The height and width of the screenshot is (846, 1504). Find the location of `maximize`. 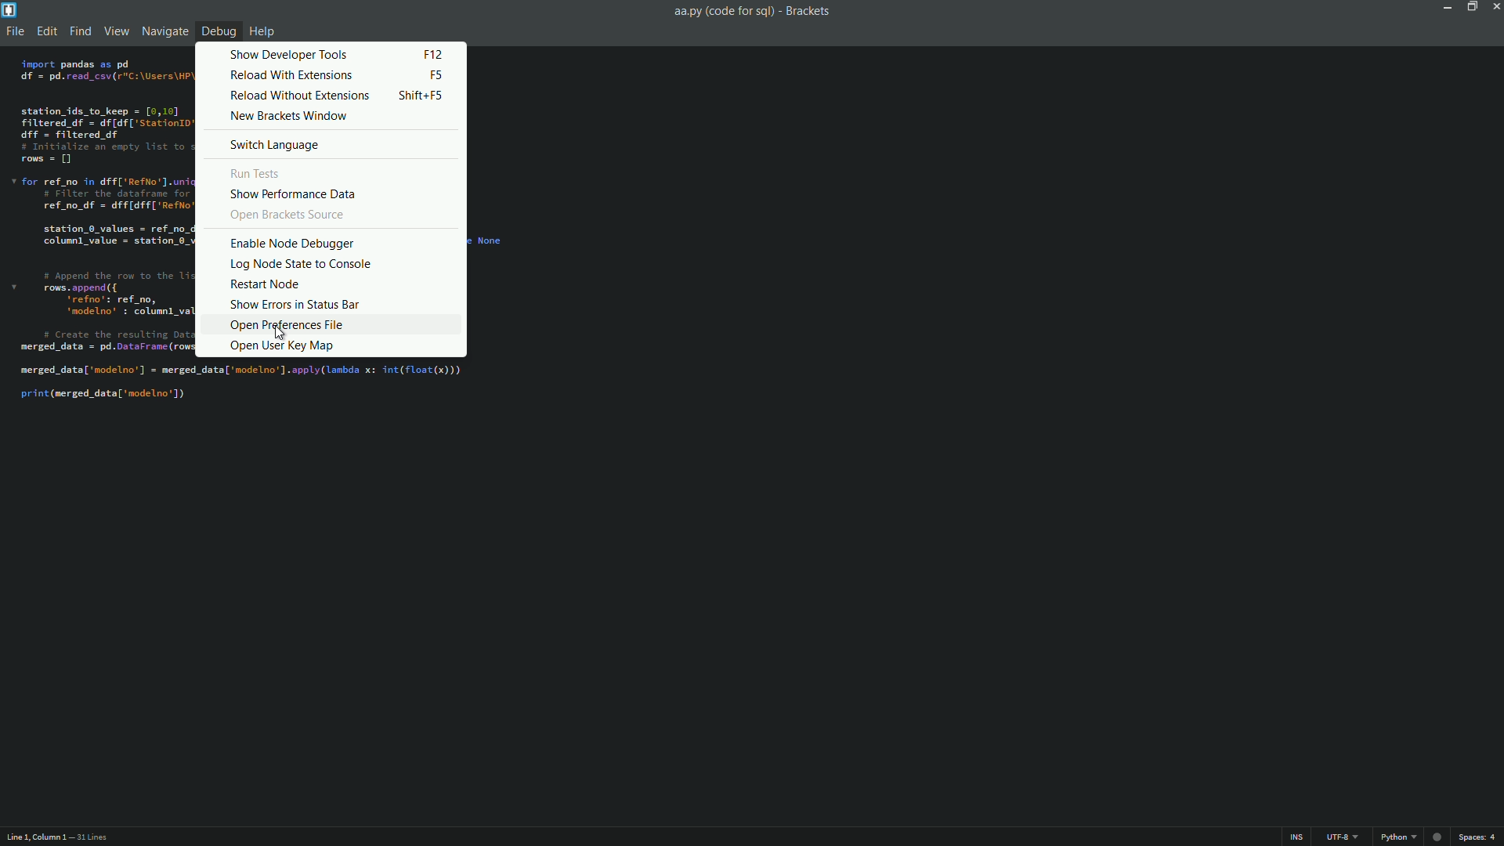

maximize is located at coordinates (1470, 7).